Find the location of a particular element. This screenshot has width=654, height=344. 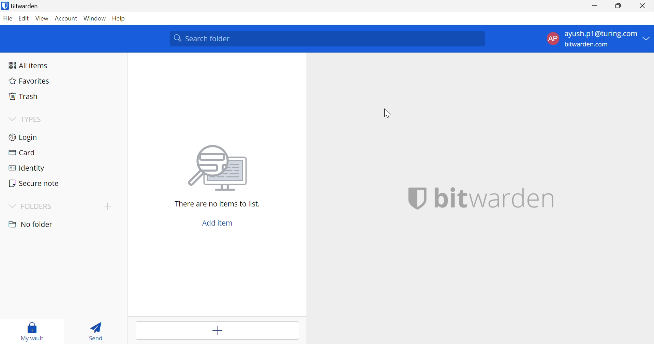

Favorites is located at coordinates (29, 81).